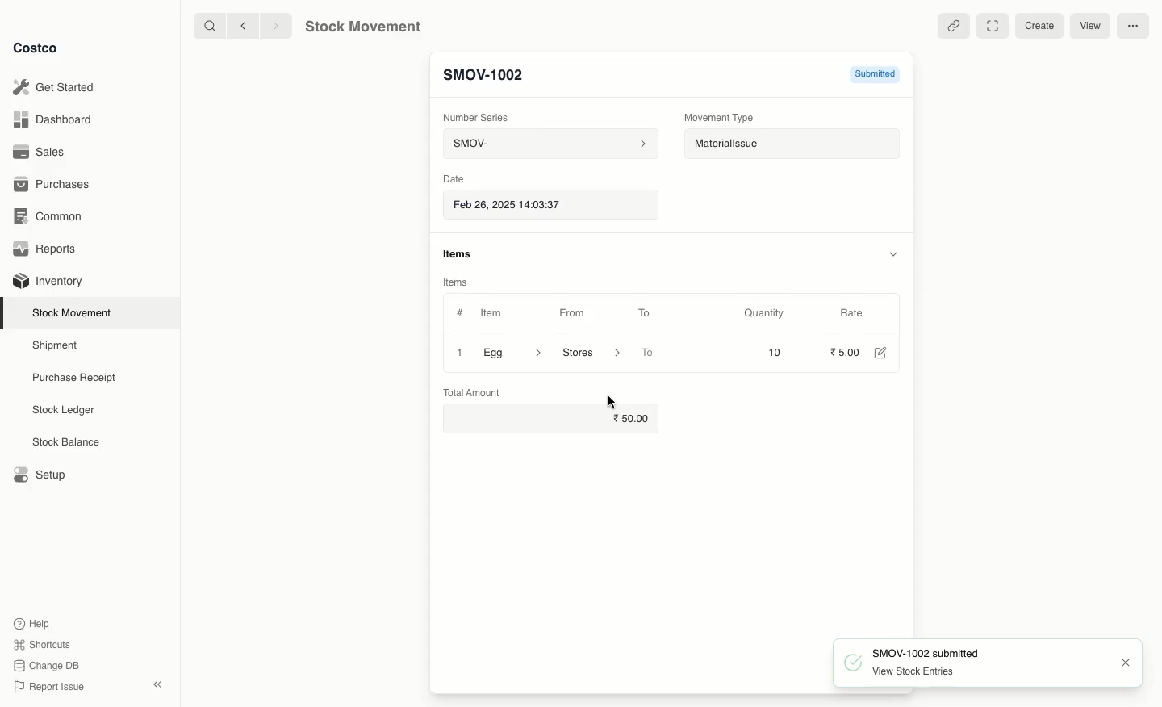 The height and width of the screenshot is (707, 1162). Describe the element at coordinates (846, 352) in the screenshot. I see `5.00` at that location.